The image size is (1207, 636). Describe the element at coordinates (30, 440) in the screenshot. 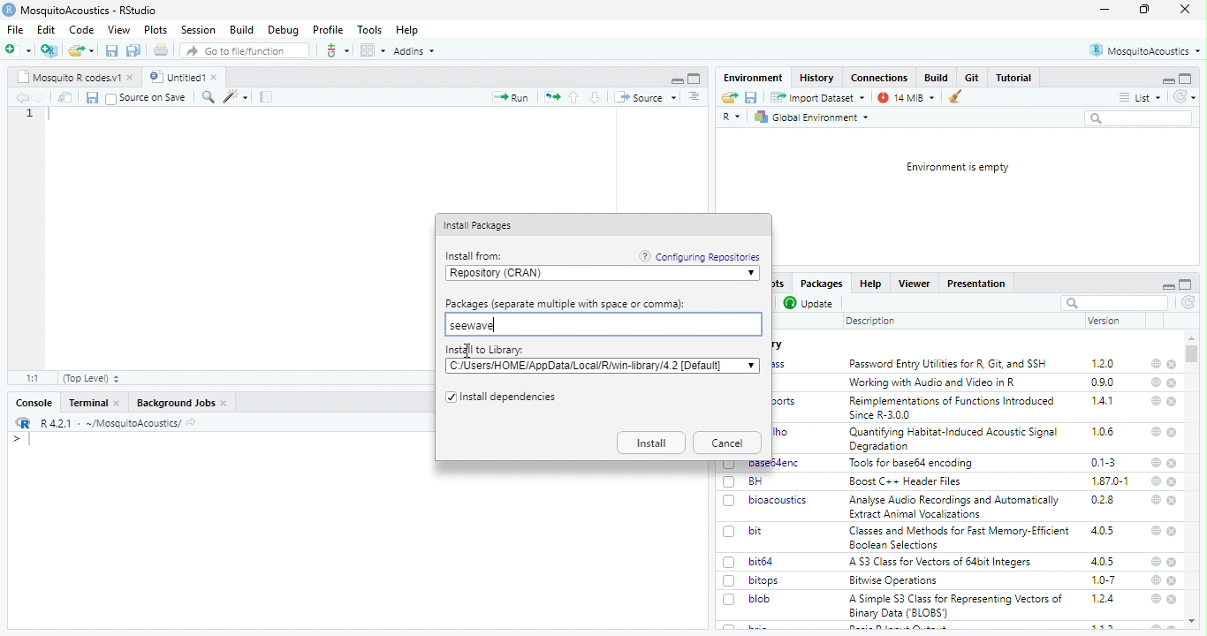

I see `typing indicator` at that location.